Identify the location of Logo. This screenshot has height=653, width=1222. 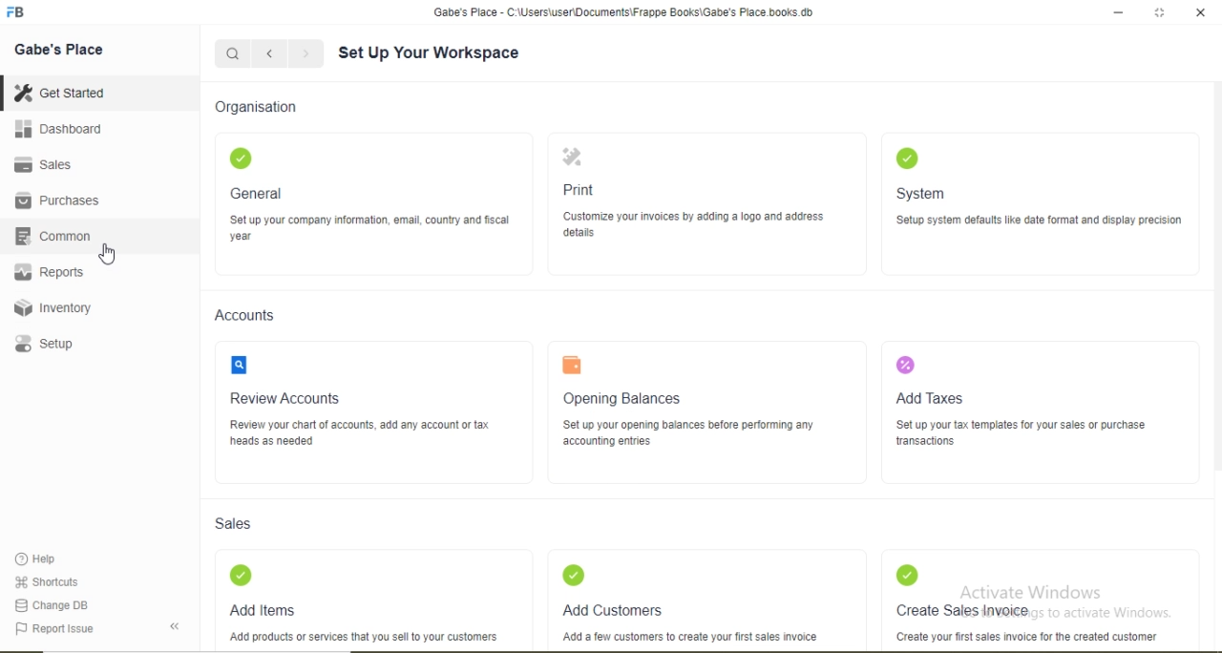
(907, 574).